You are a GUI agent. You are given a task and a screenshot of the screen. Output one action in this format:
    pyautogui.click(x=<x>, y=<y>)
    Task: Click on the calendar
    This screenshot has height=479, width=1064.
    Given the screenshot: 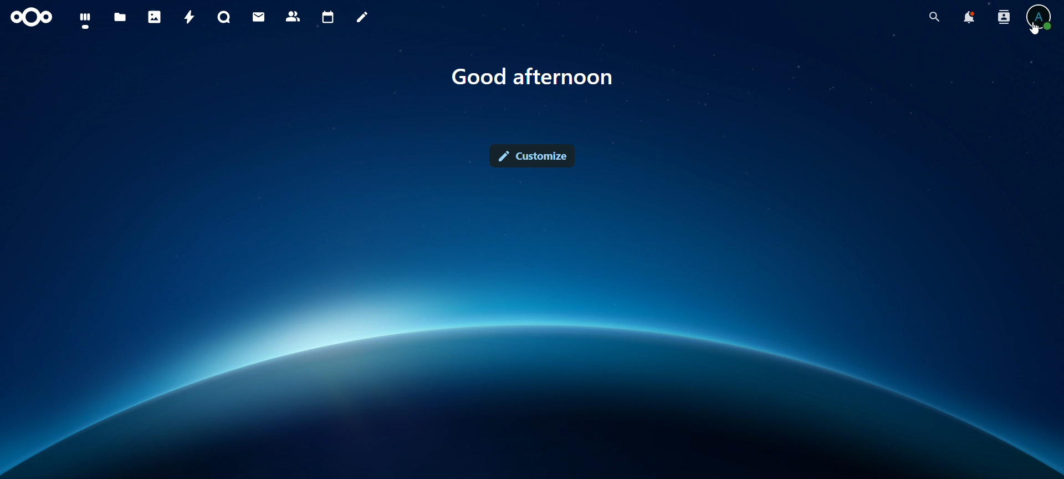 What is the action you would take?
    pyautogui.click(x=328, y=18)
    